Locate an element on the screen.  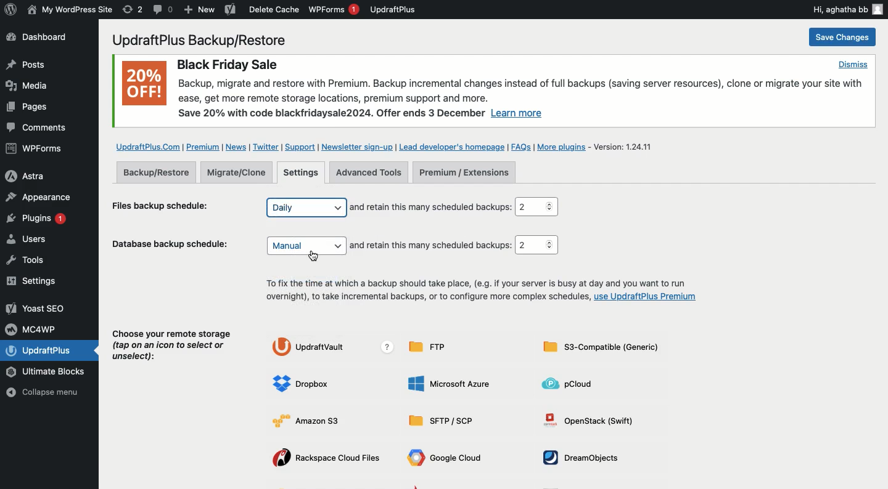
Comments is located at coordinates (38, 128).